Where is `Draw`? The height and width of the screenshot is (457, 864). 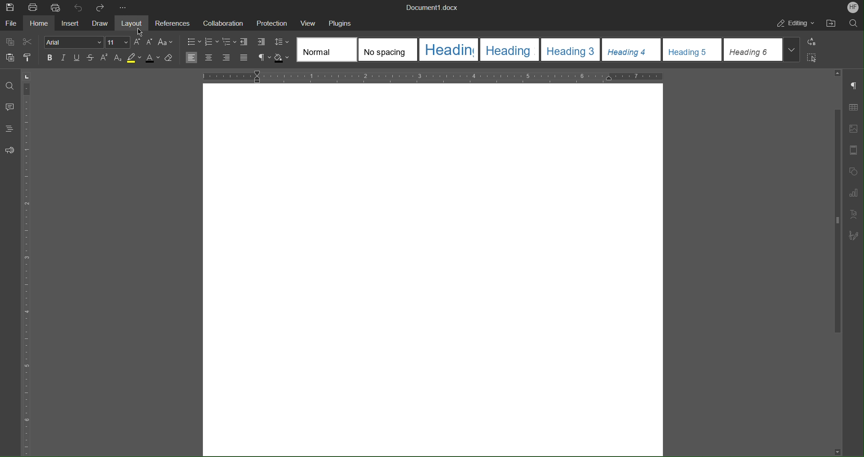
Draw is located at coordinates (101, 23).